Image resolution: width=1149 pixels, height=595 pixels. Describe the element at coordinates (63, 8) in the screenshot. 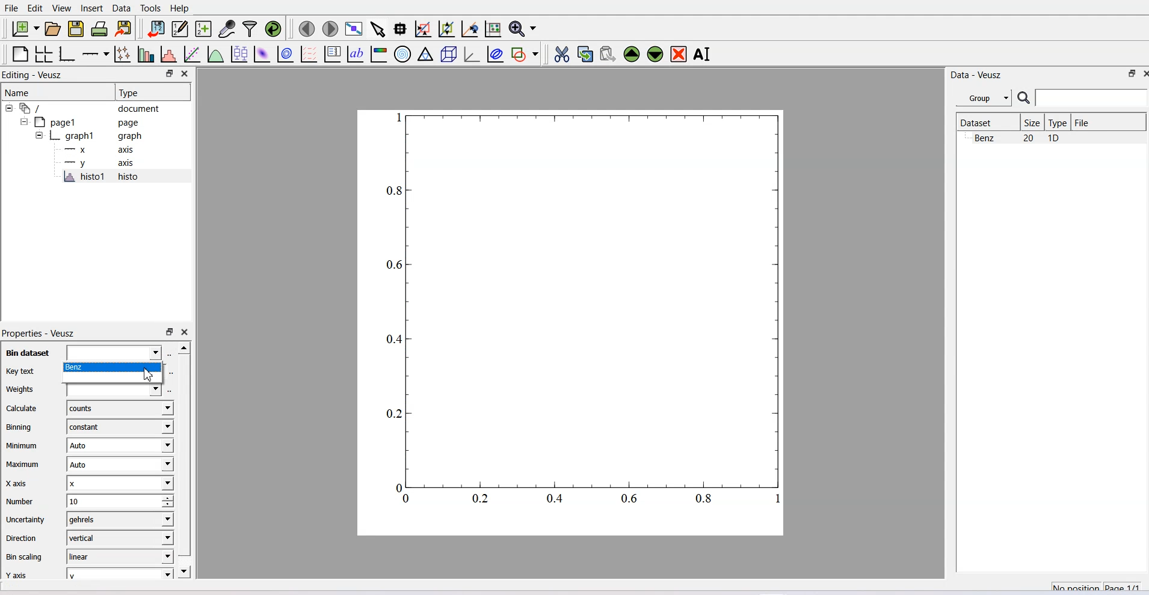

I see `View` at that location.